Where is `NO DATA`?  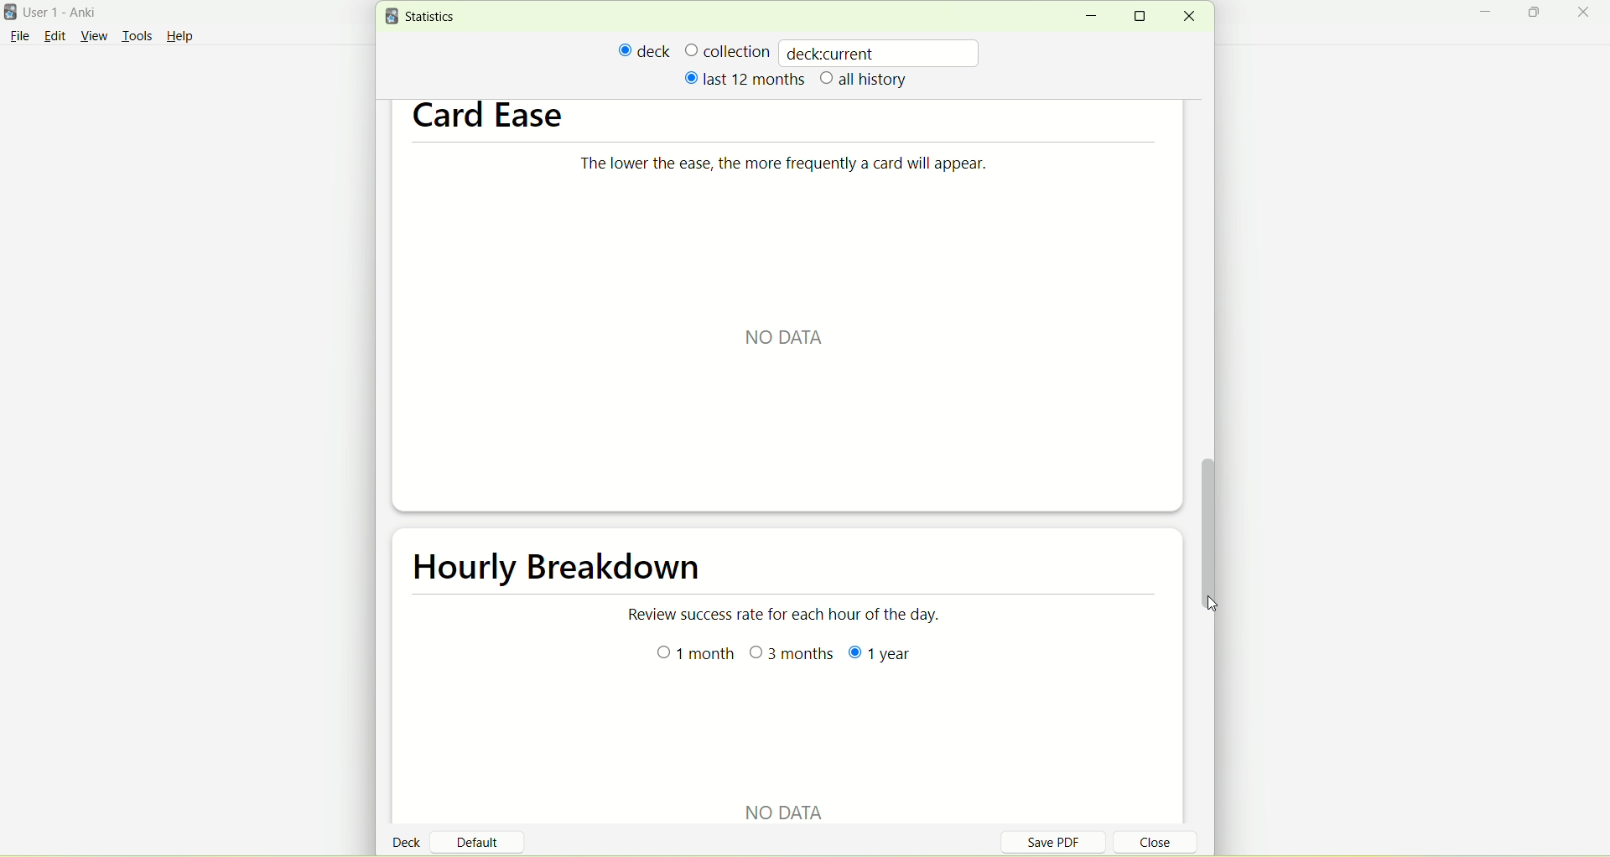 NO DATA is located at coordinates (779, 805).